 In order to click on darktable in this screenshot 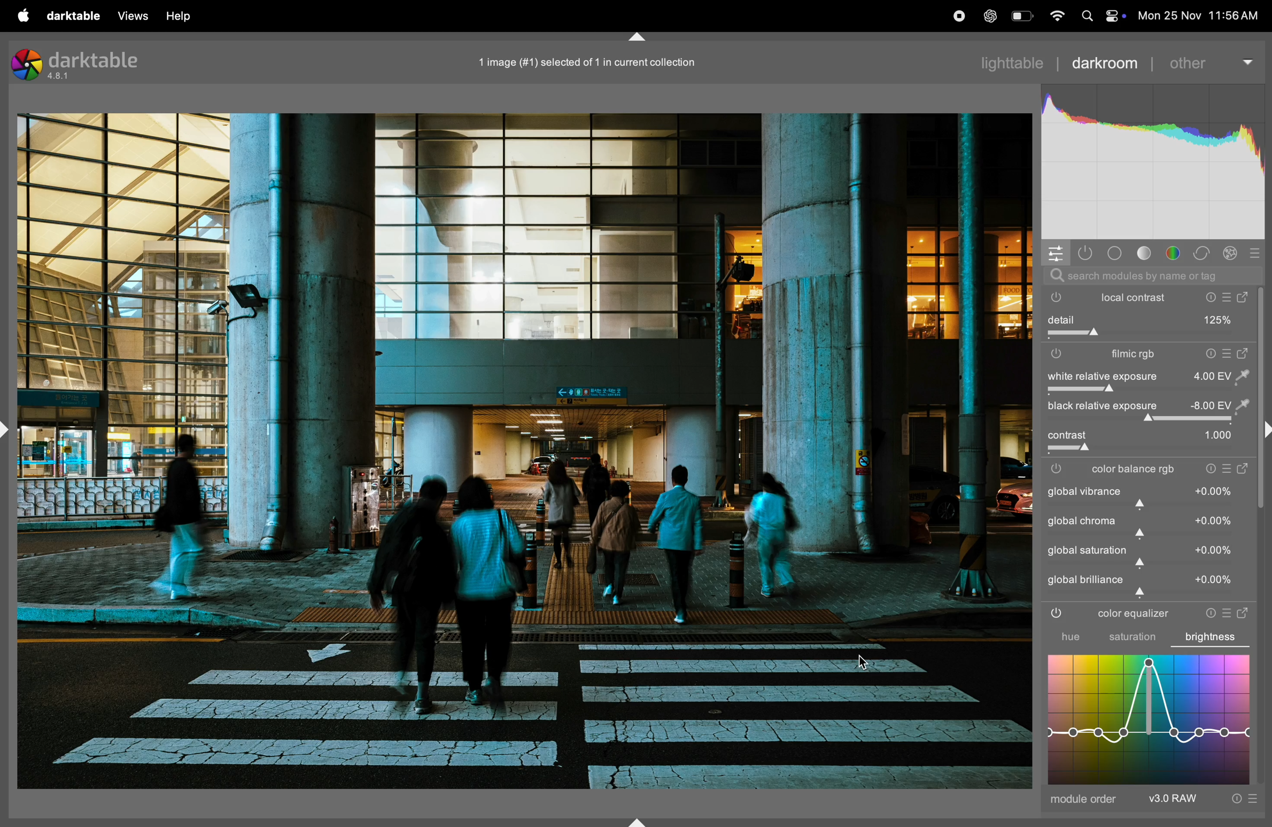, I will do `click(96, 58)`.